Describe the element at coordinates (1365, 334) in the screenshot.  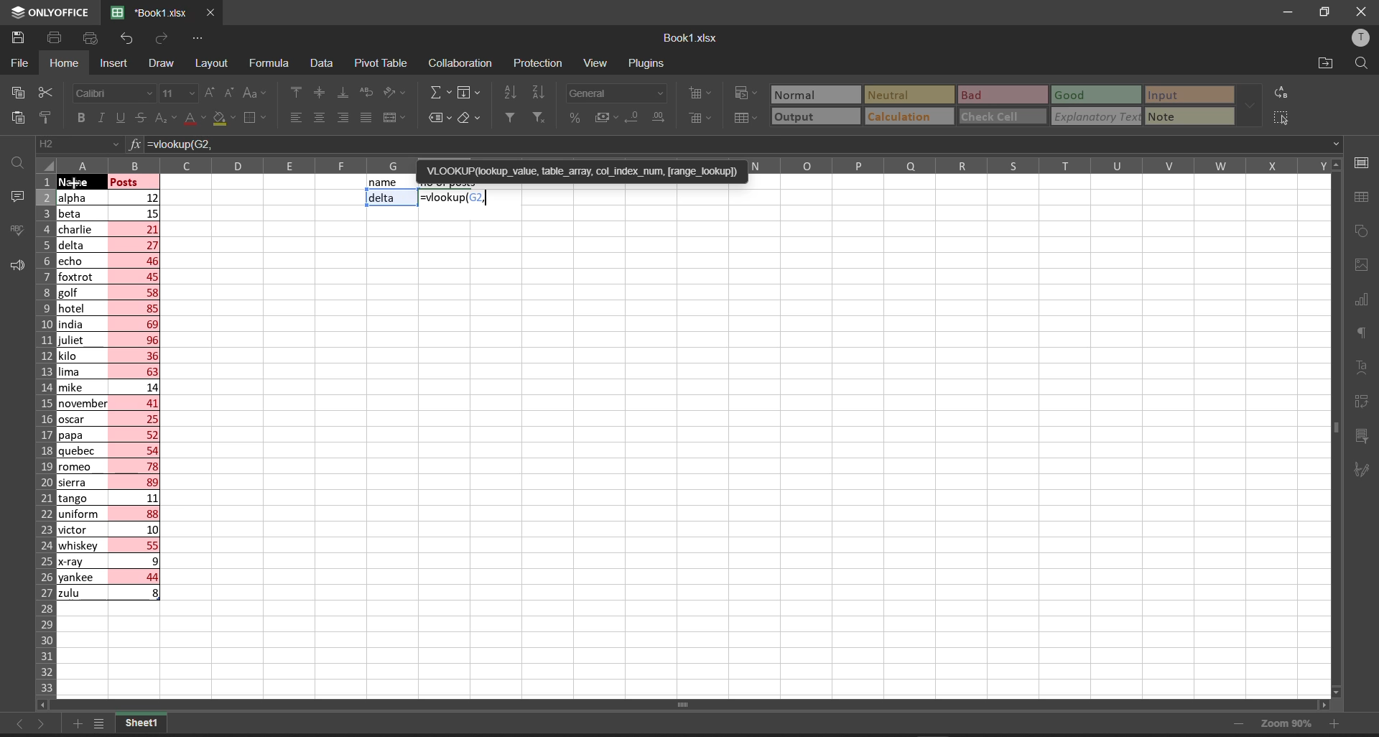
I see `paragraph settings` at that location.